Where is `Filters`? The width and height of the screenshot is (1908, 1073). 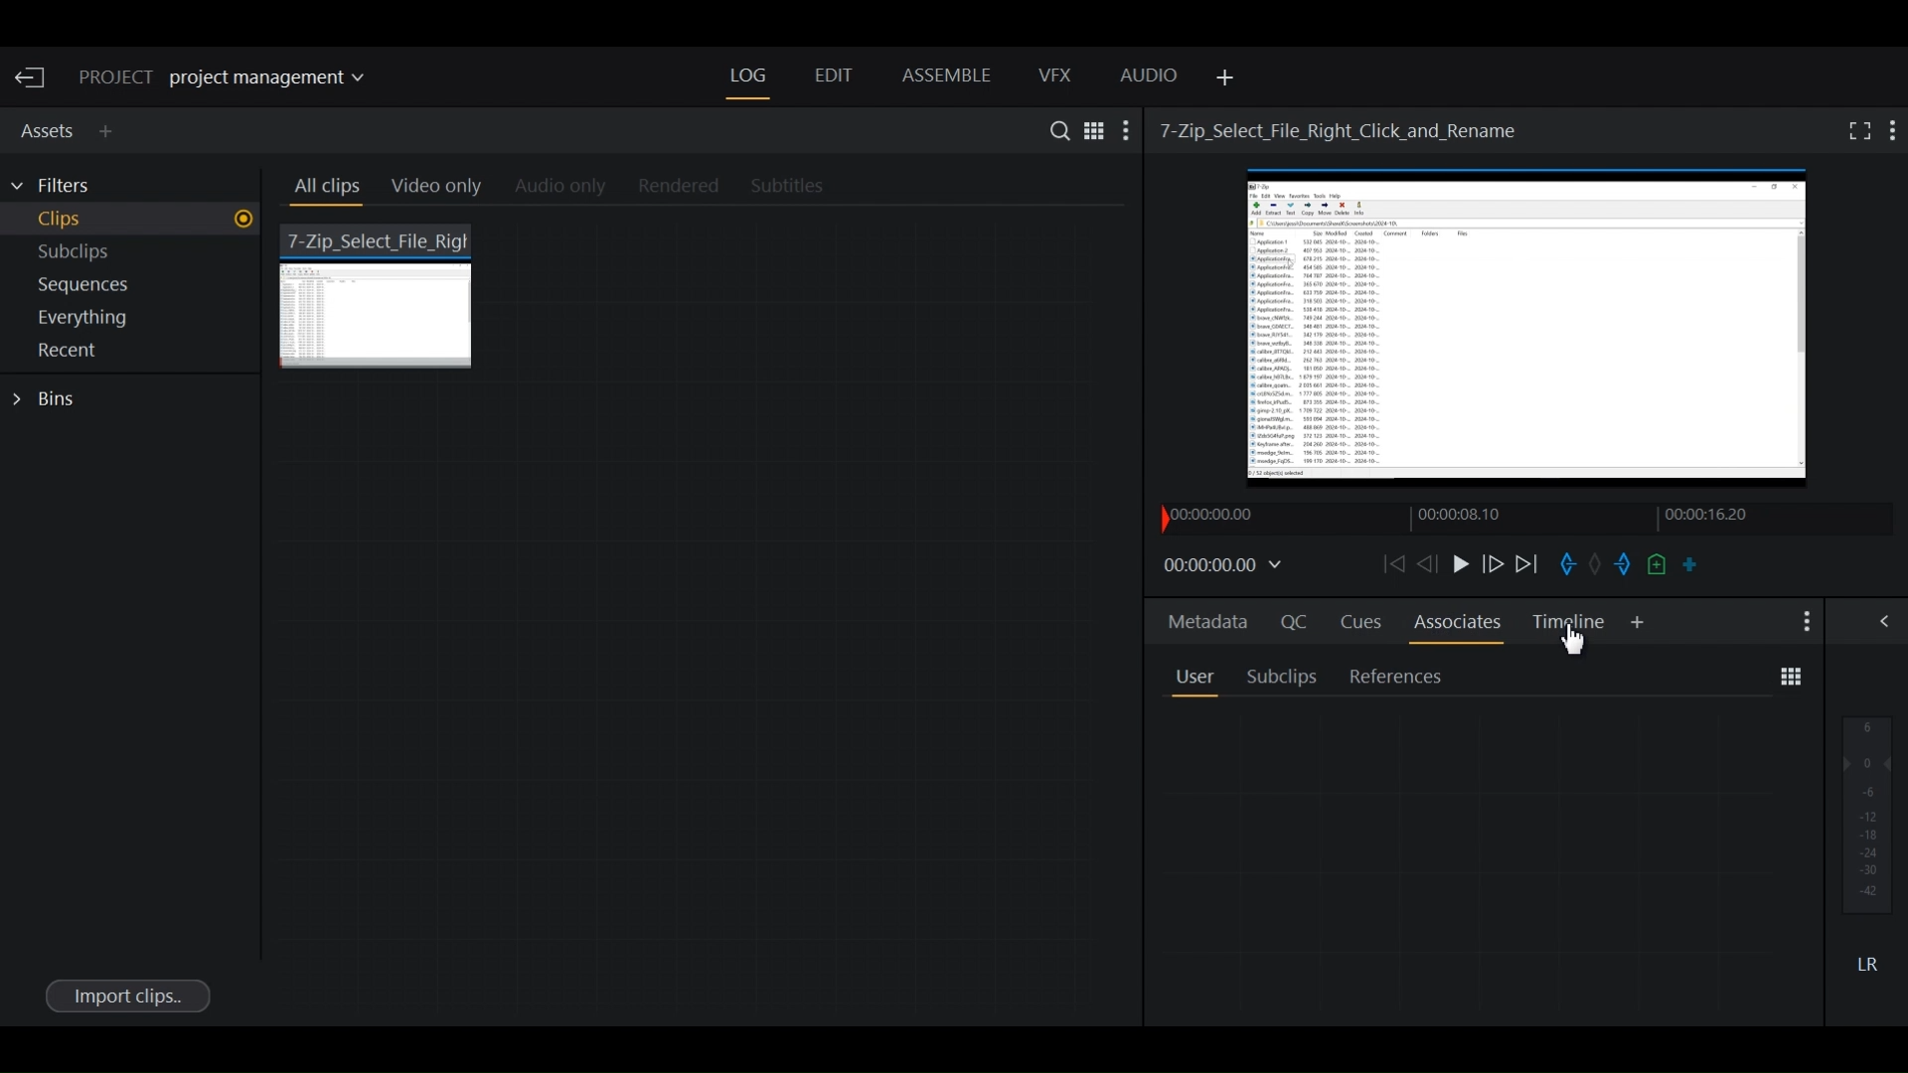
Filters is located at coordinates (62, 186).